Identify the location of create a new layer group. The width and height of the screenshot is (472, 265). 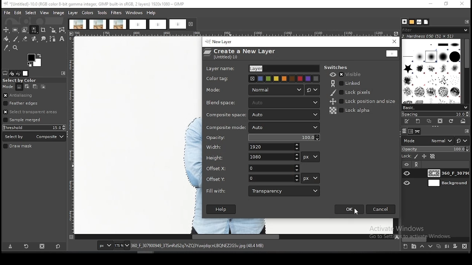
(413, 246).